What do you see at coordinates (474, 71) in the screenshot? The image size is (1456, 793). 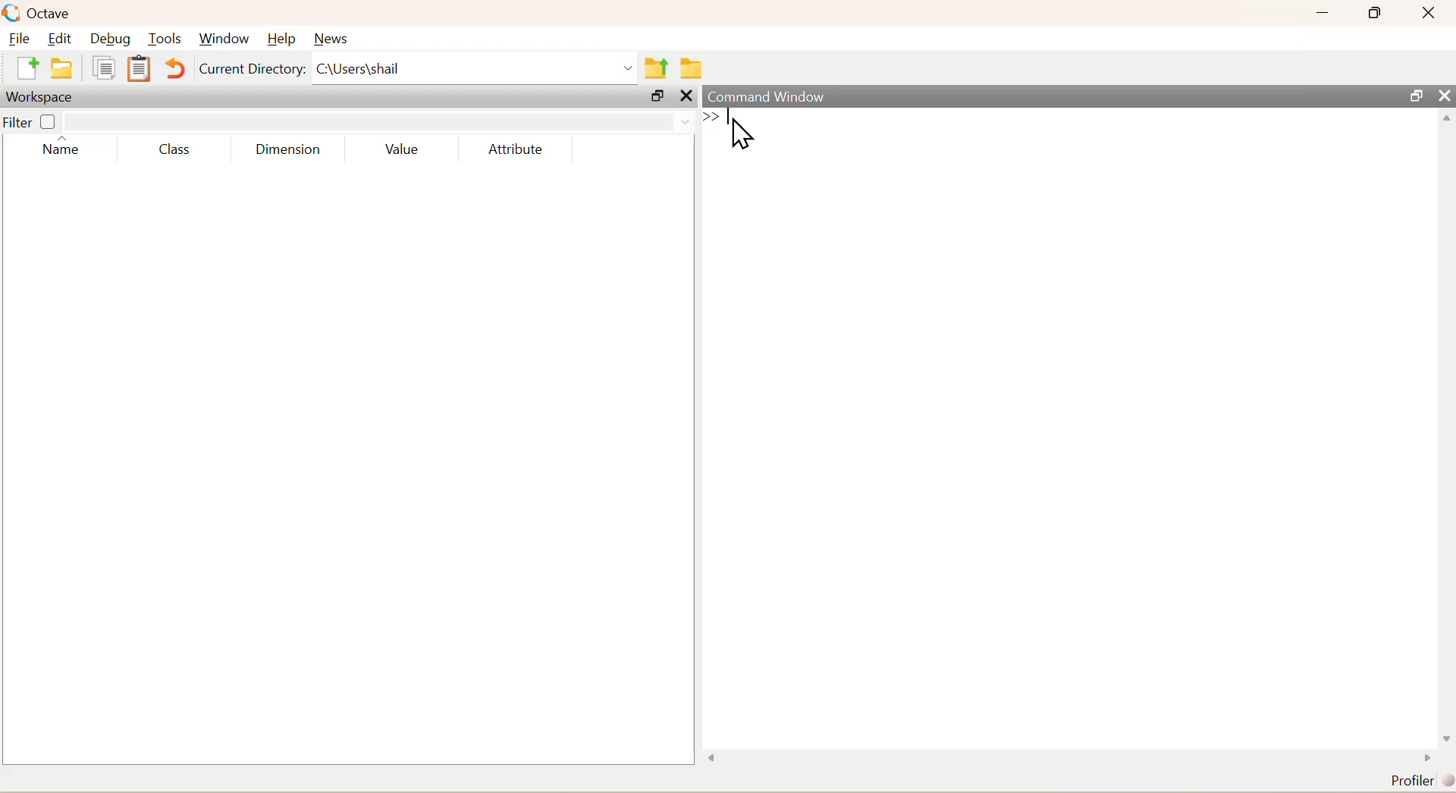 I see `C:/Users/Shail` at bounding box center [474, 71].